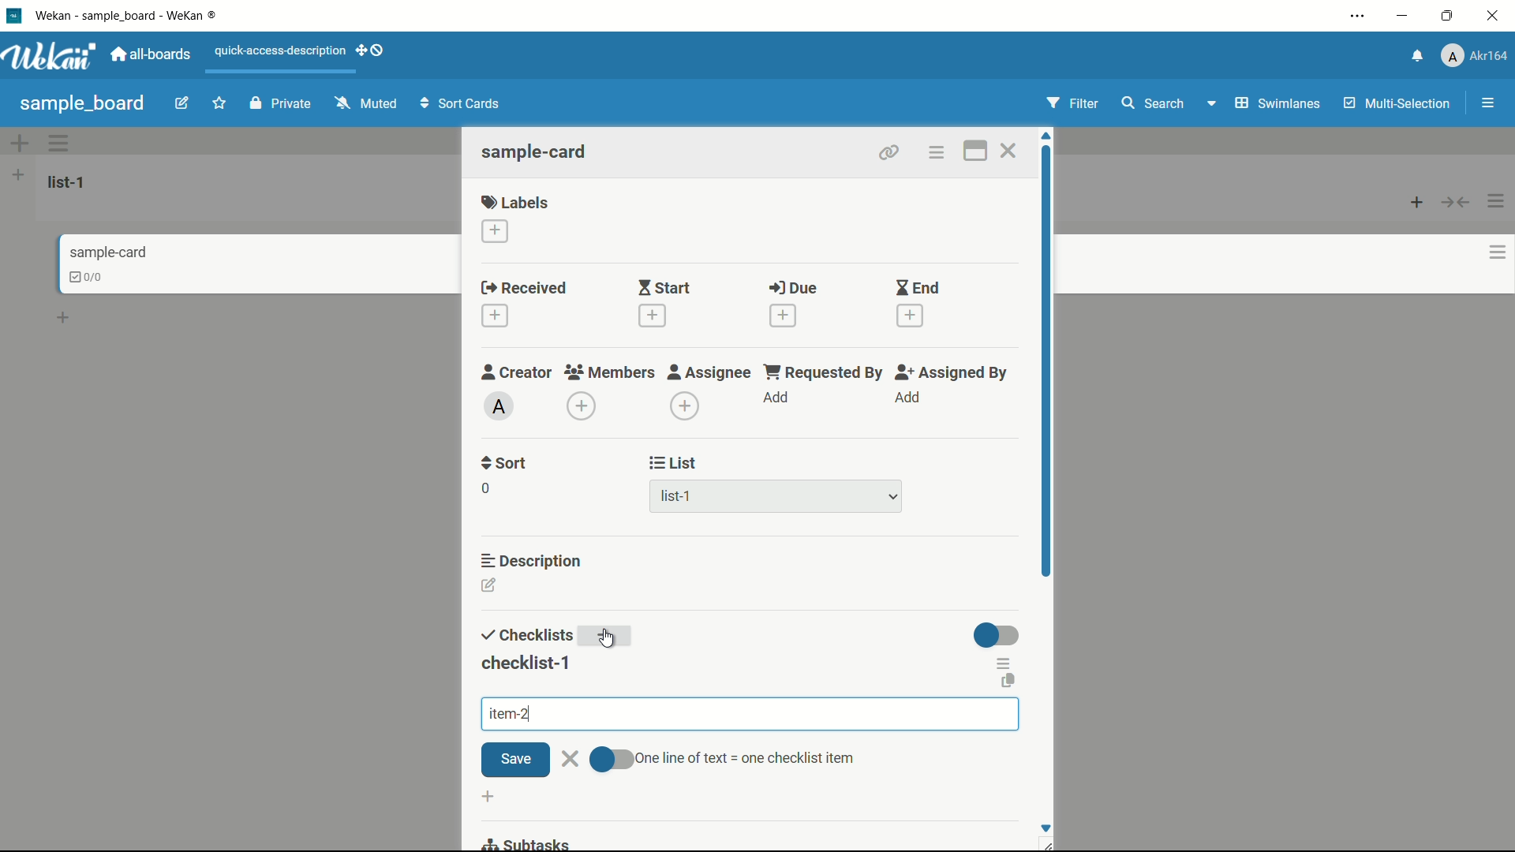 This screenshot has width=1515, height=852. I want to click on multi selection, so click(1399, 105).